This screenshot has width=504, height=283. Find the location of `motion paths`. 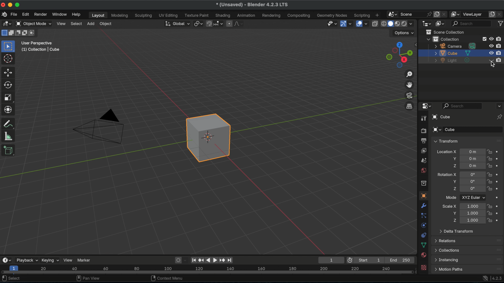

motion paths is located at coordinates (448, 269).